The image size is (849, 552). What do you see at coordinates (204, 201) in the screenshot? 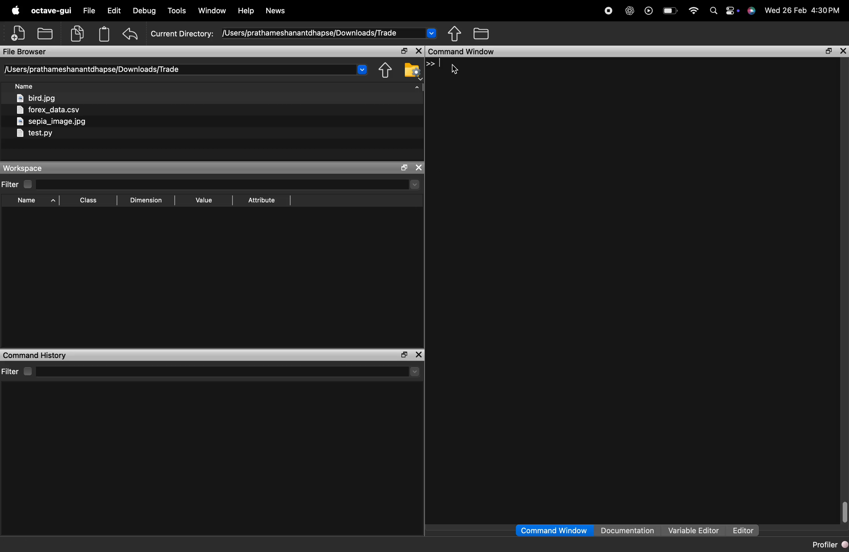
I see `Value` at bounding box center [204, 201].